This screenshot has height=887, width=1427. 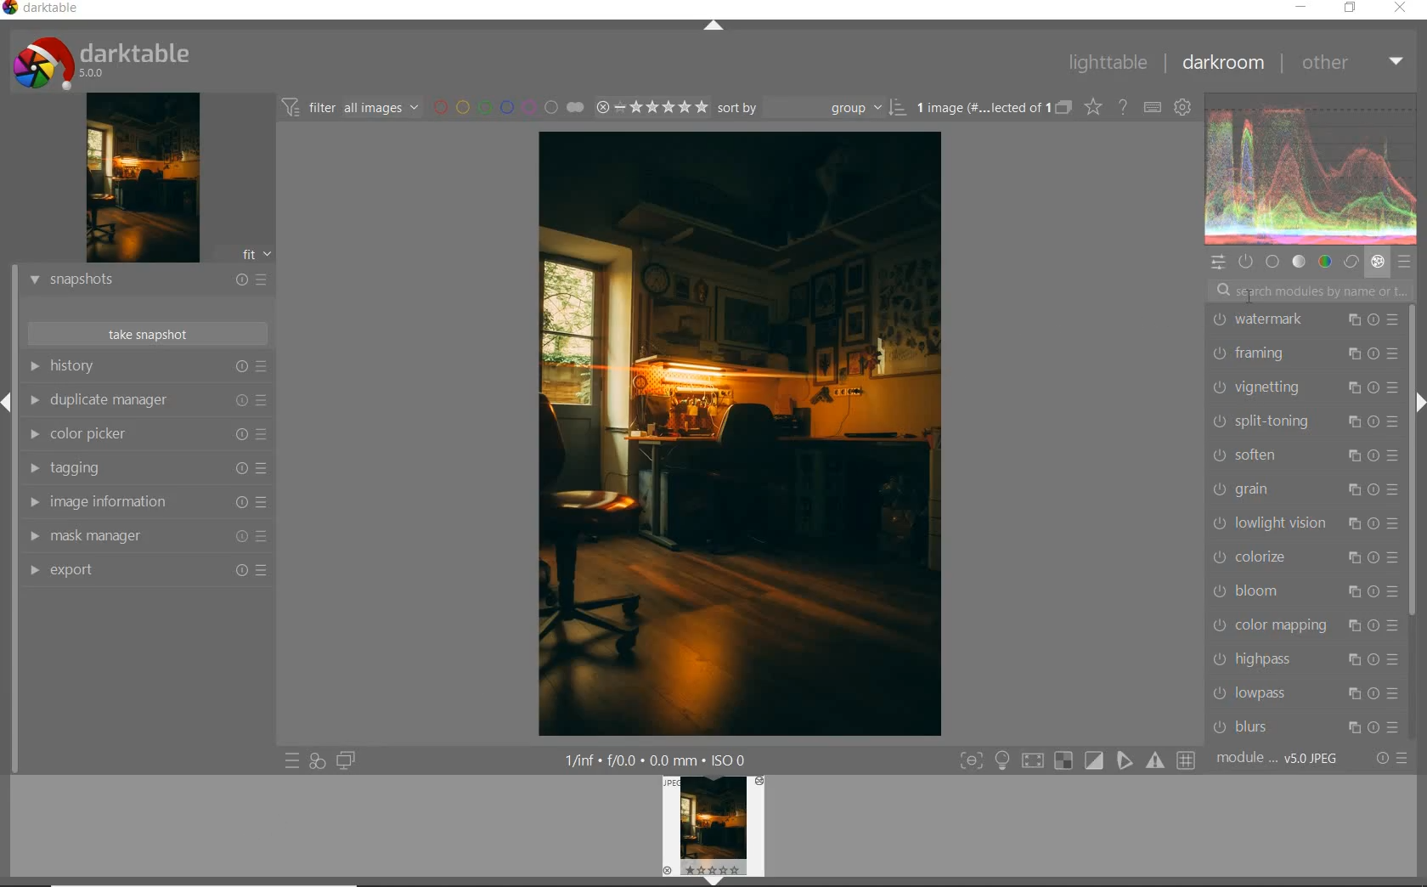 What do you see at coordinates (654, 760) in the screenshot?
I see `other display information` at bounding box center [654, 760].